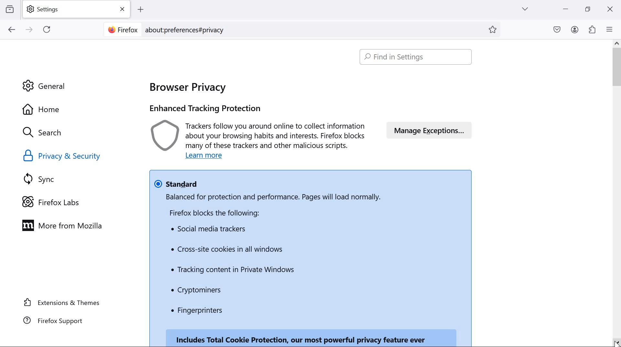 This screenshot has width=621, height=347. What do you see at coordinates (575, 30) in the screenshot?
I see `account` at bounding box center [575, 30].